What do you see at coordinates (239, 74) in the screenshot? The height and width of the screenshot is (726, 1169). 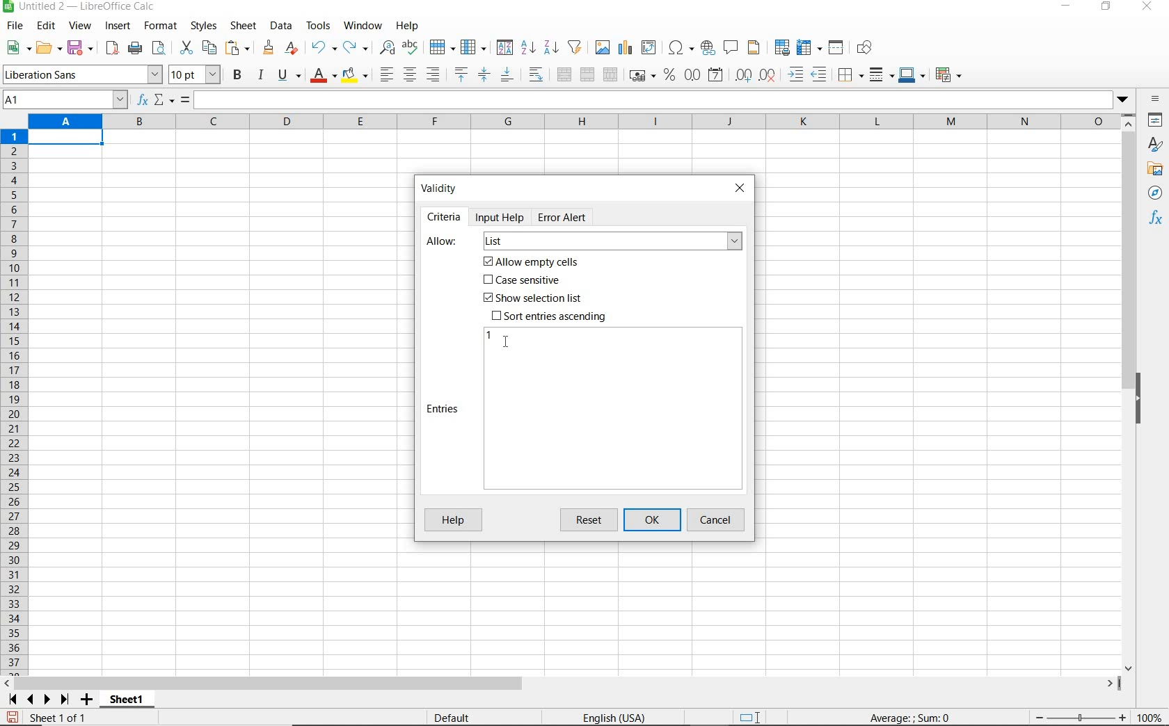 I see `bold` at bounding box center [239, 74].